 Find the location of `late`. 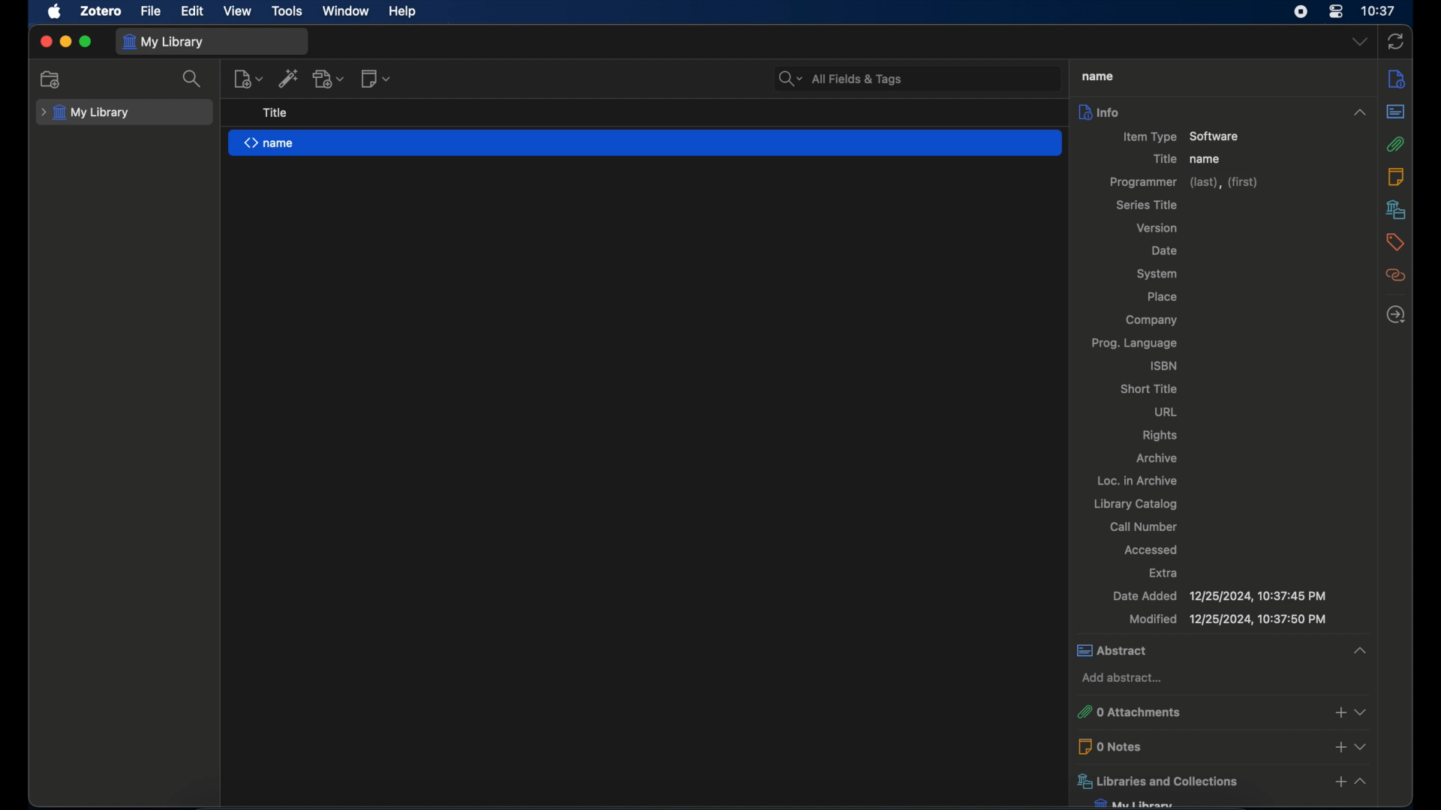

late is located at coordinates (1396, 315).